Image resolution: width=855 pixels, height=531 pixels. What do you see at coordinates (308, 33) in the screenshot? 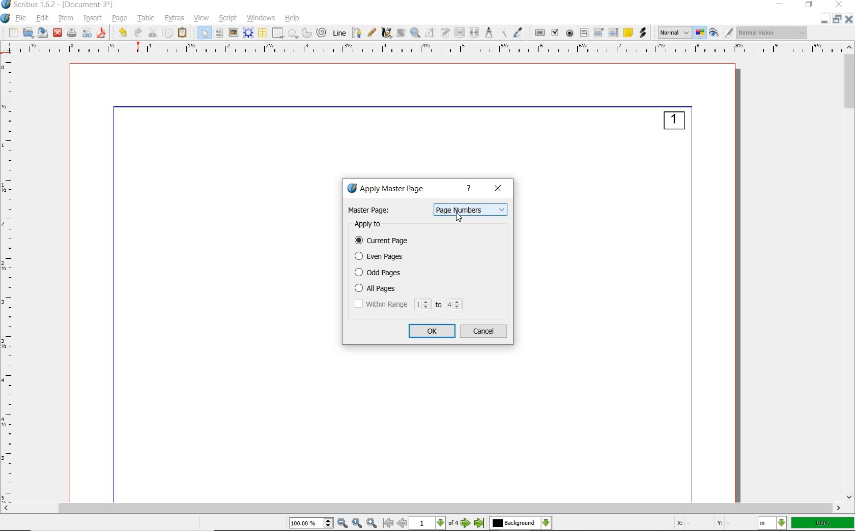
I see `arc` at bounding box center [308, 33].